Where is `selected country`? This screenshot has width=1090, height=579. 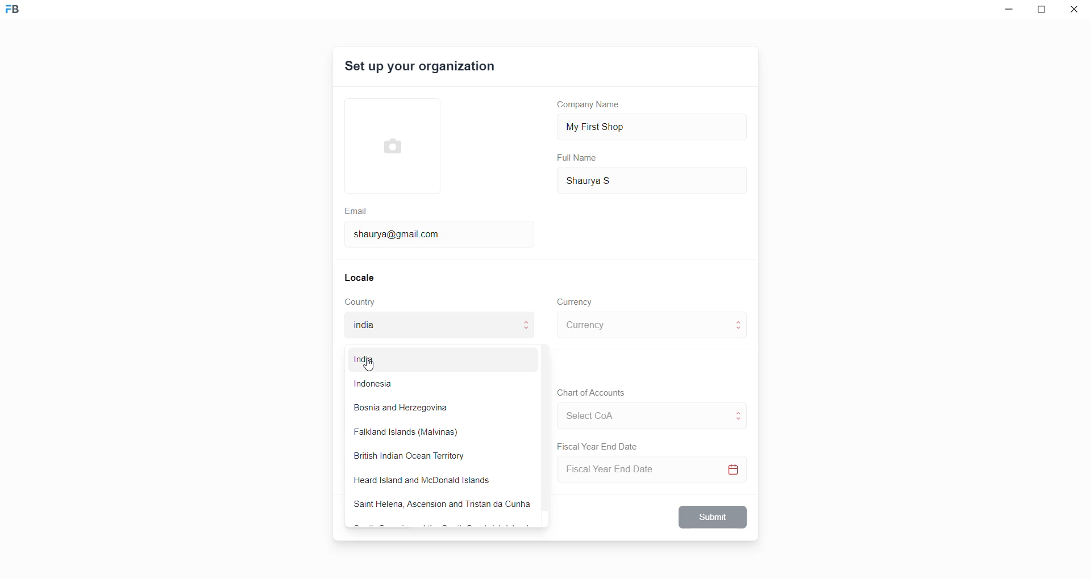
selected country is located at coordinates (431, 327).